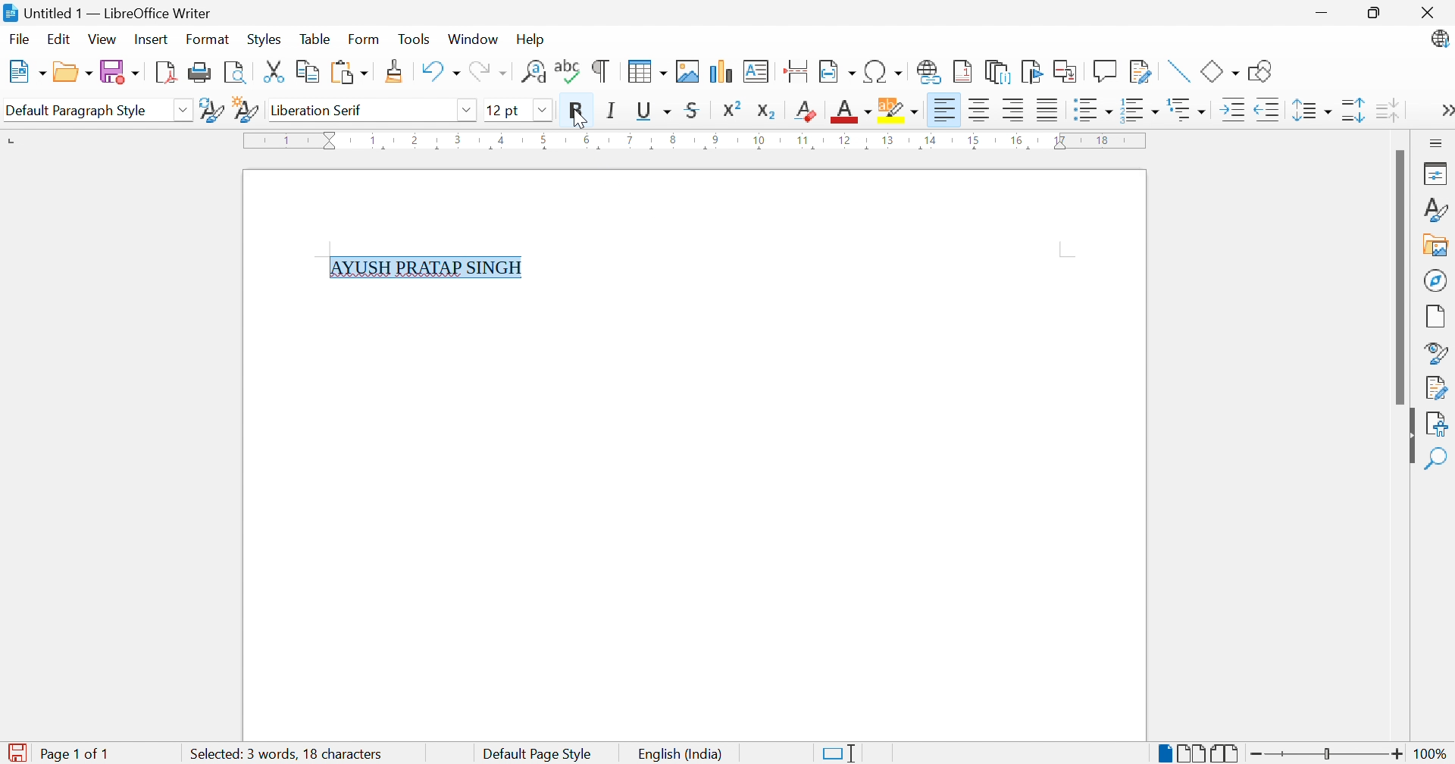 The width and height of the screenshot is (1455, 764). What do you see at coordinates (576, 111) in the screenshot?
I see `Bold` at bounding box center [576, 111].